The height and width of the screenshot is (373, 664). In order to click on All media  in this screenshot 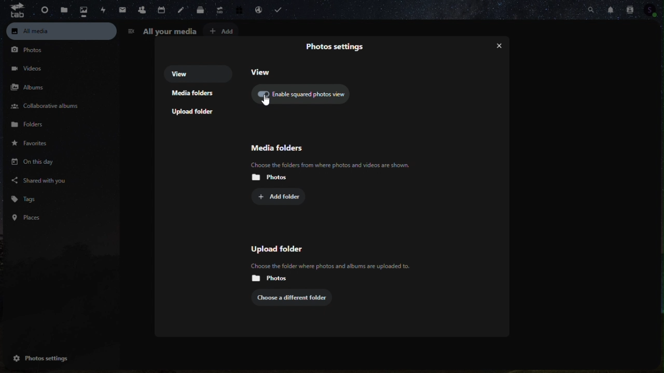, I will do `click(61, 31)`.